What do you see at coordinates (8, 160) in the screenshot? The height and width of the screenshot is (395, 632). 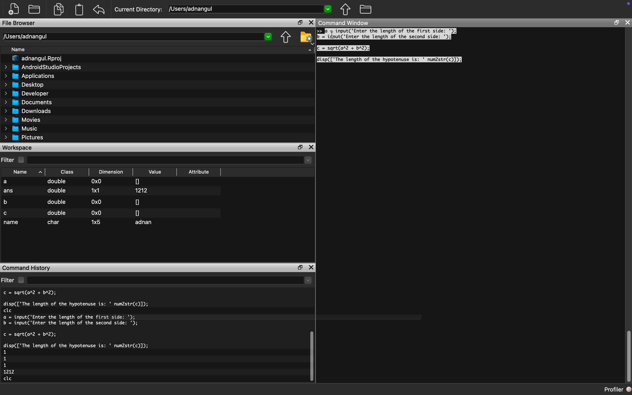 I see `Filter` at bounding box center [8, 160].